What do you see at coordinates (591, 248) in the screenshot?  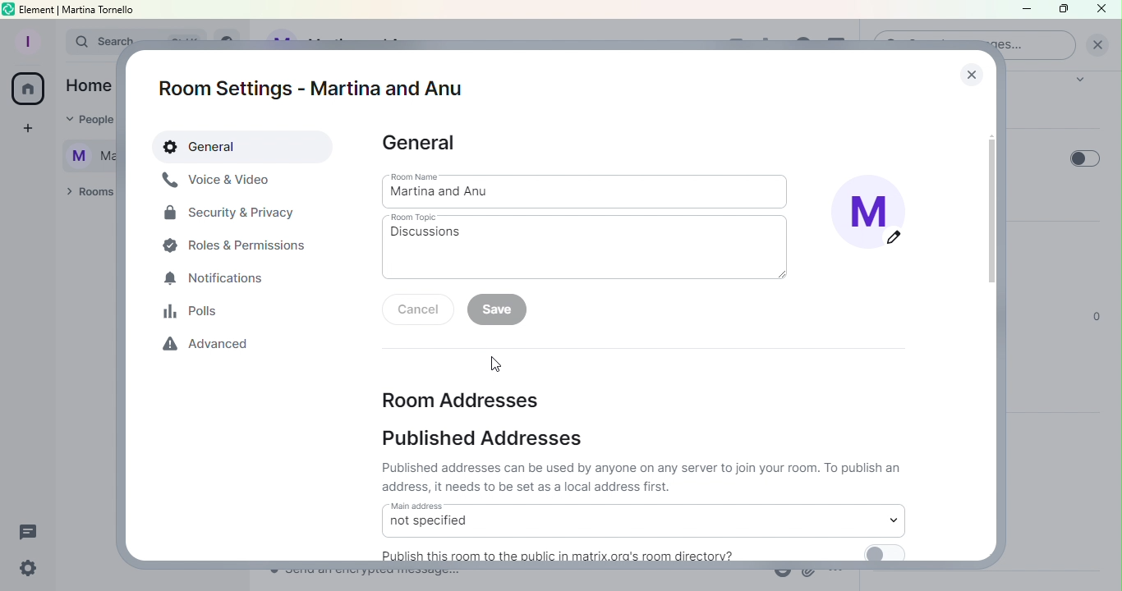 I see `Room topic` at bounding box center [591, 248].